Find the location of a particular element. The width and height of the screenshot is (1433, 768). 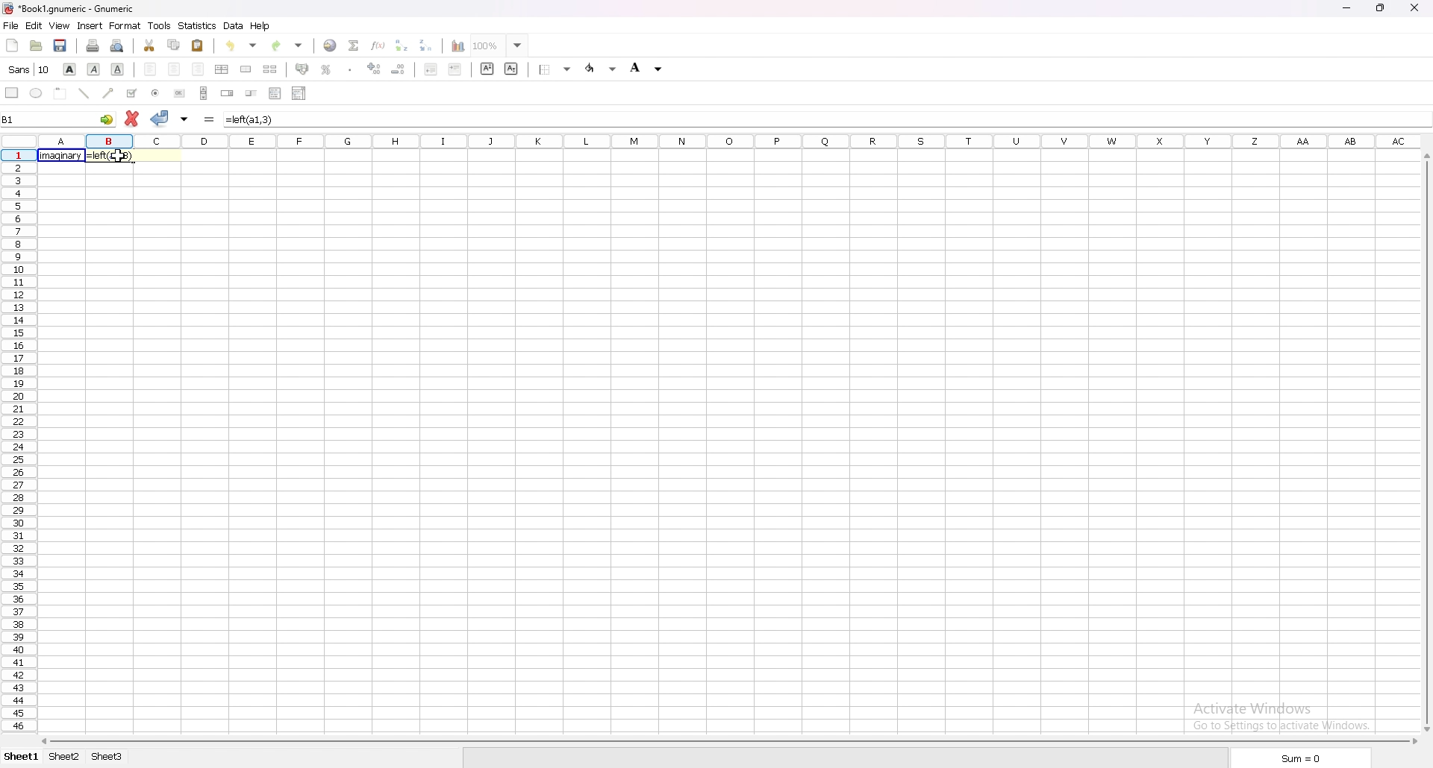

scroll bar is located at coordinates (1425, 444).